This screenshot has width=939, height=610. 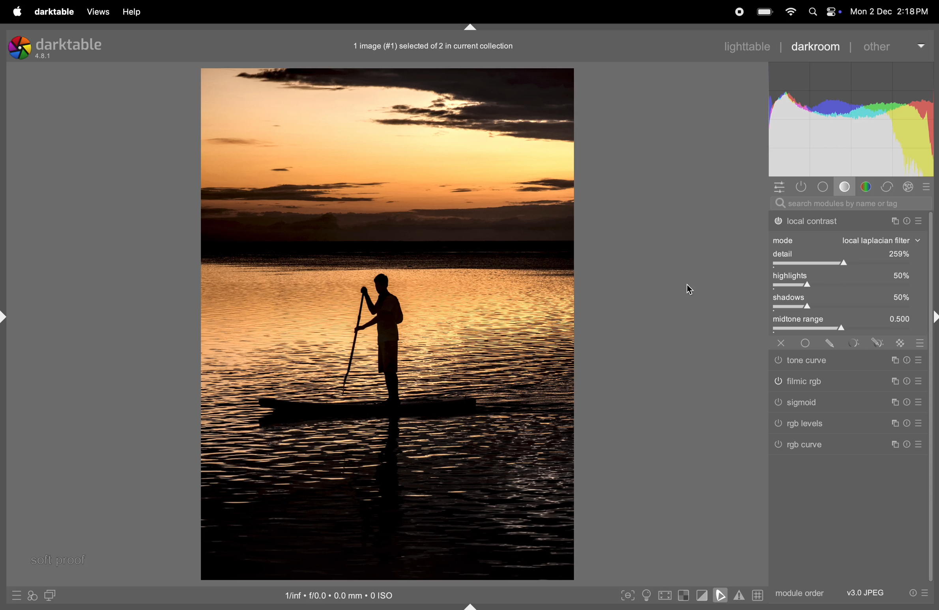 I want to click on module order, so click(x=798, y=593).